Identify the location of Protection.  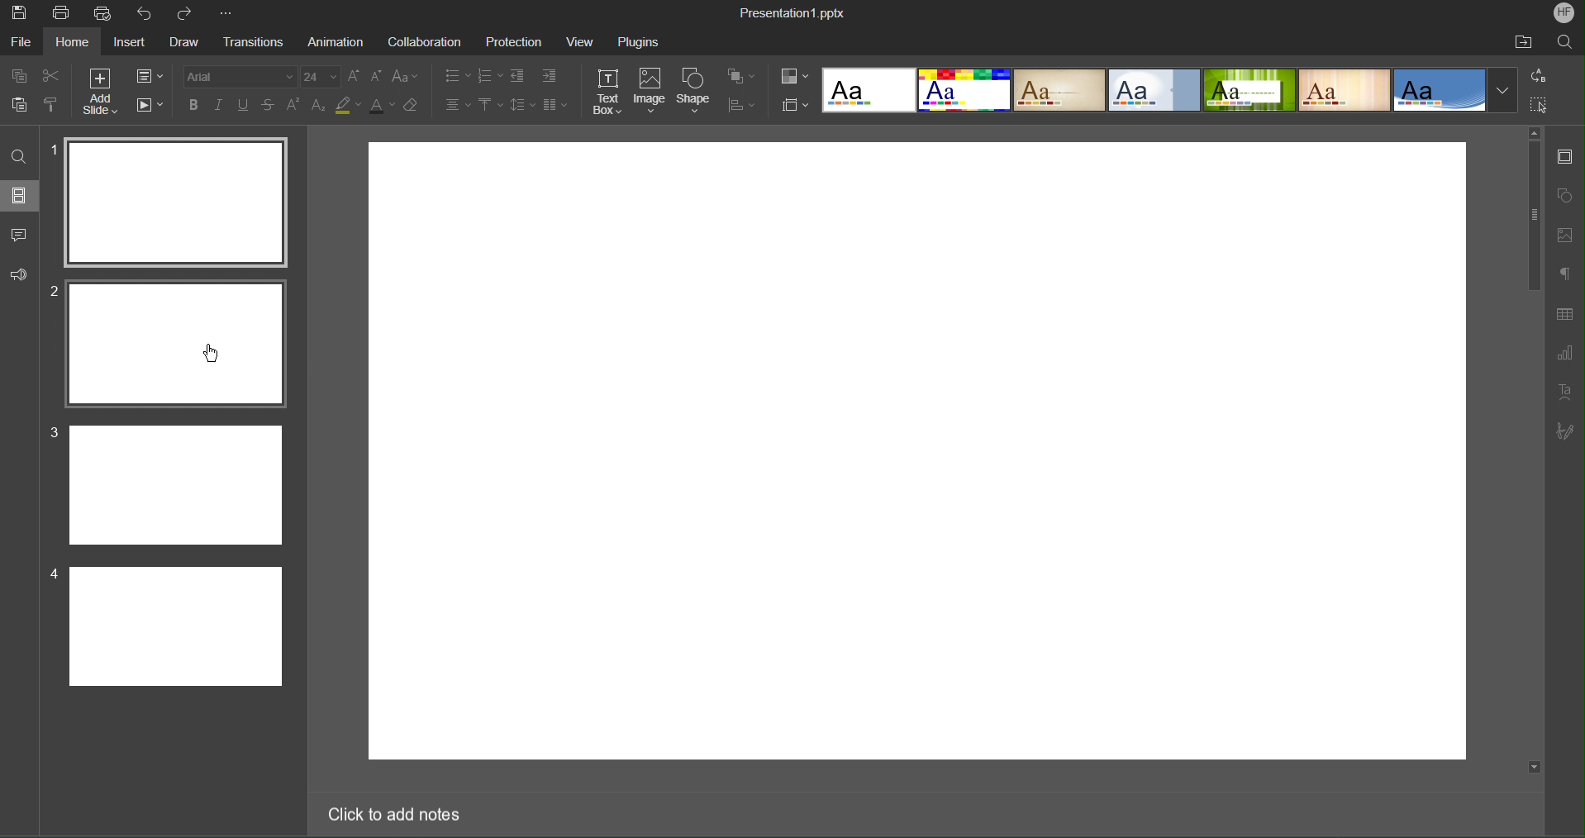
(514, 41).